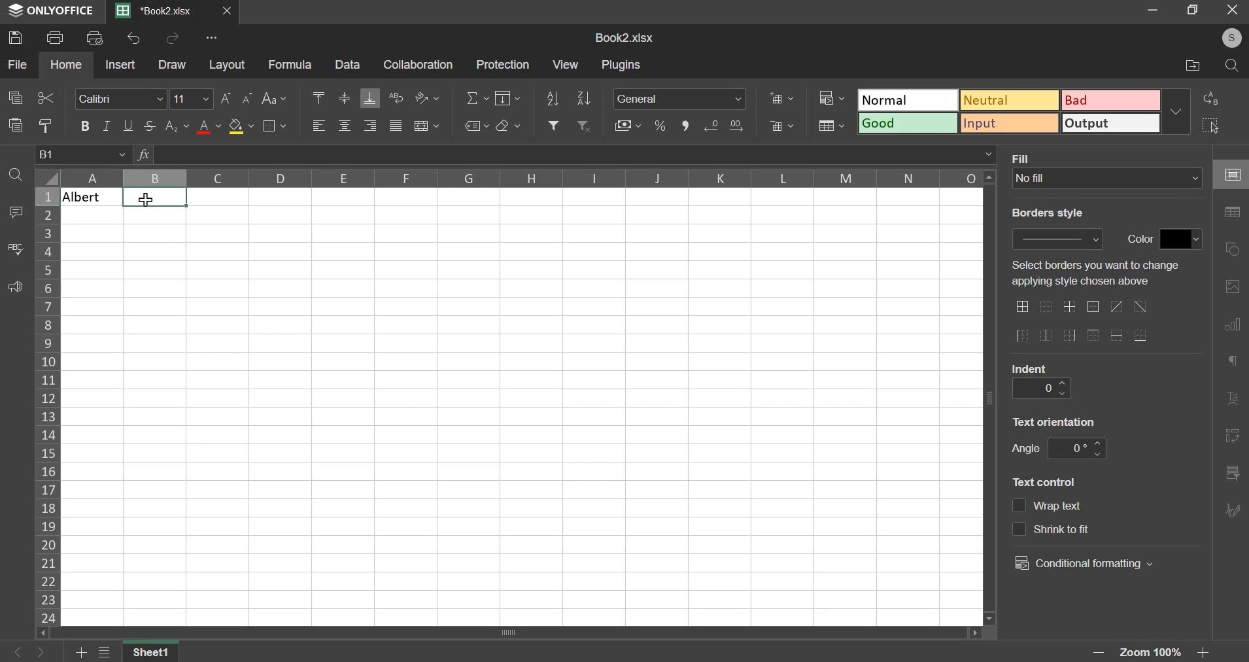  What do you see at coordinates (320, 96) in the screenshot?
I see `align top` at bounding box center [320, 96].